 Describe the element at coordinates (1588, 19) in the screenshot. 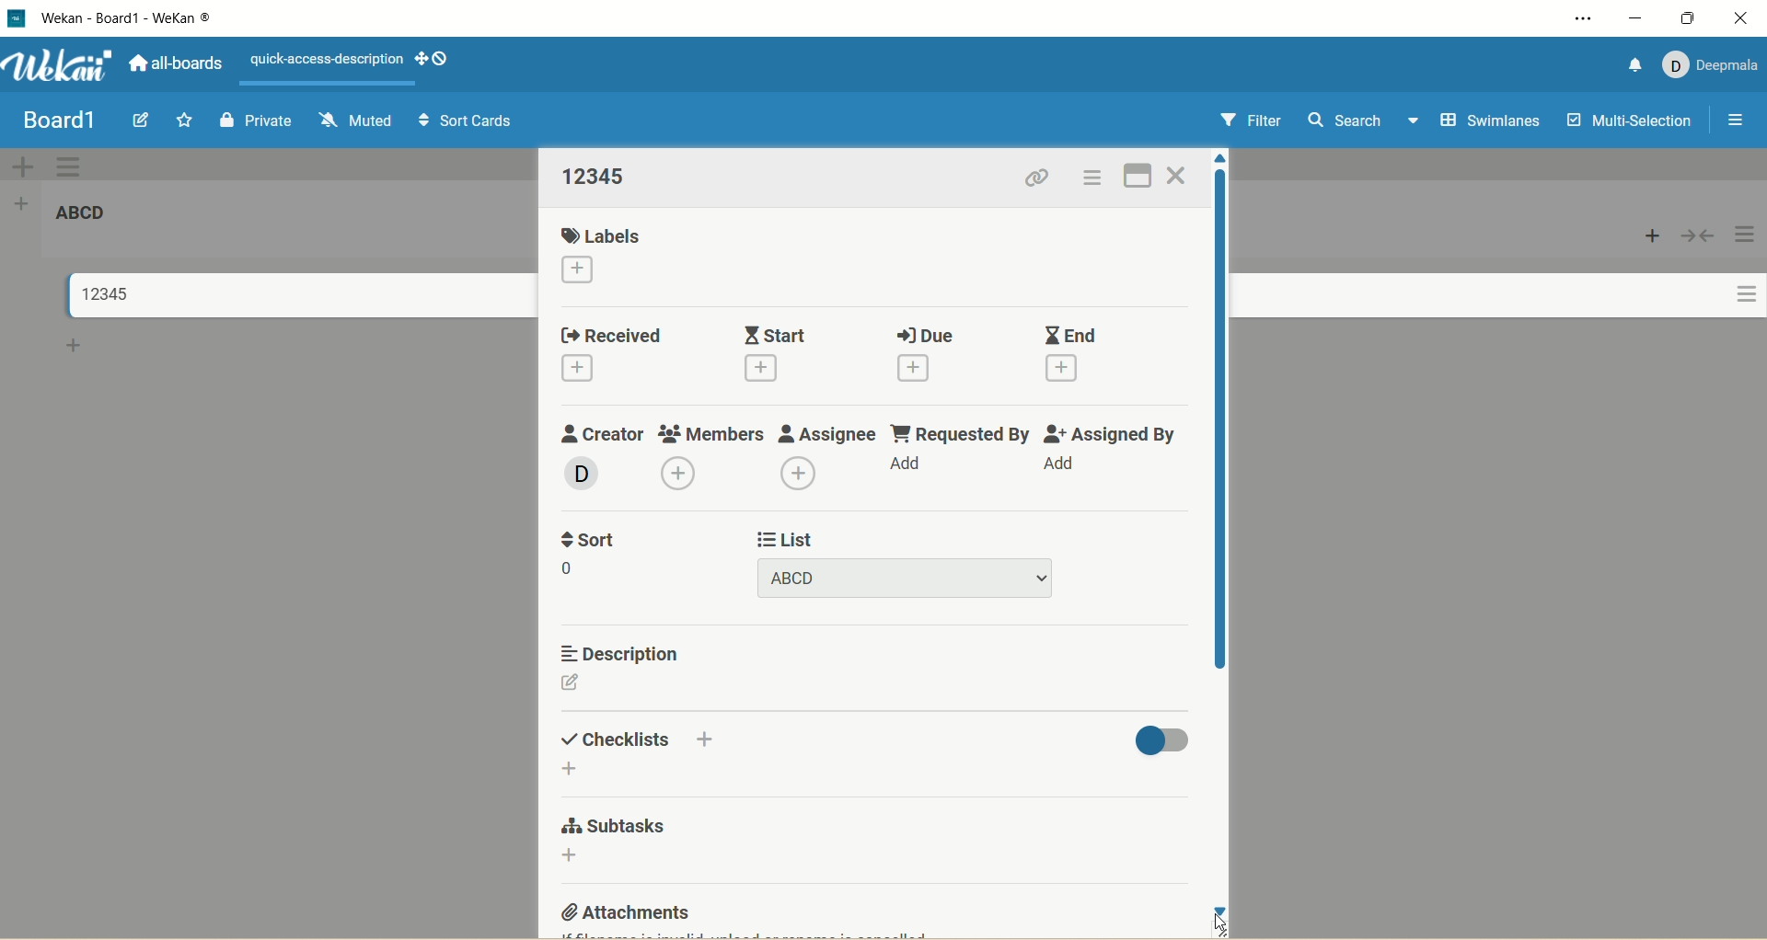

I see `settings and more` at that location.